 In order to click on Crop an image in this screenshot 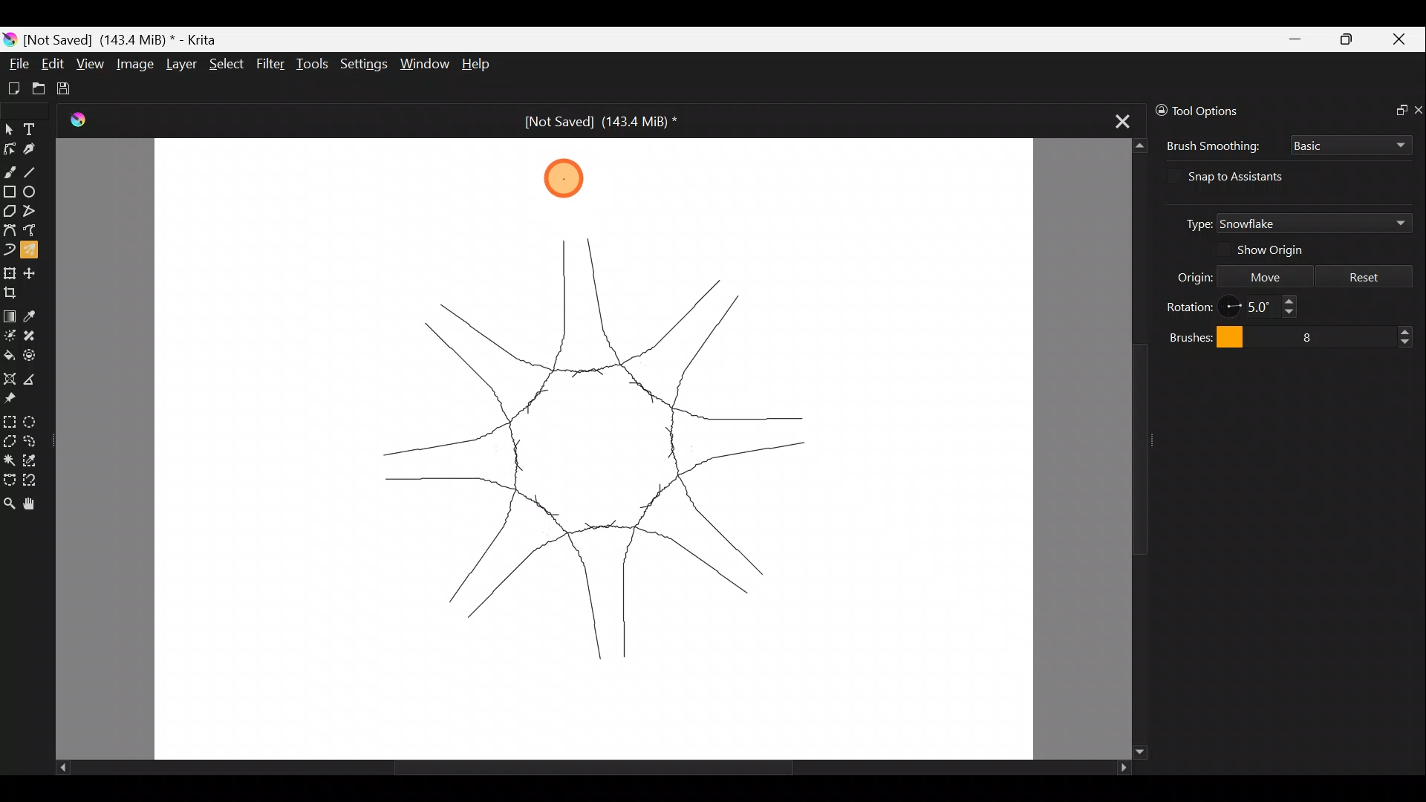, I will do `click(15, 291)`.